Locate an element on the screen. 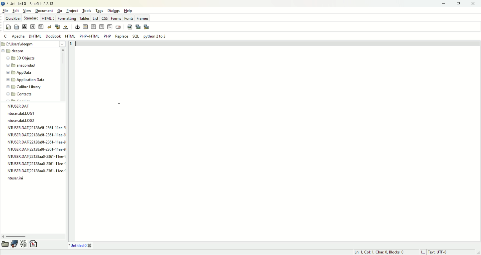 The height and width of the screenshot is (255, 481). snippet is located at coordinates (34, 244).